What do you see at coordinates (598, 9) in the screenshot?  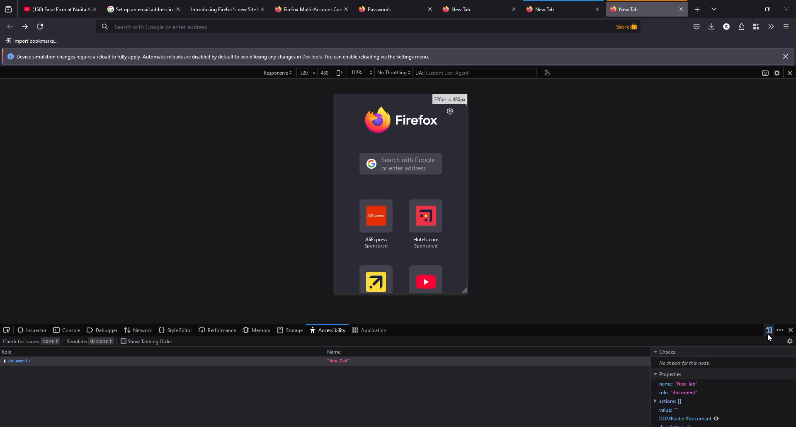 I see `close` at bounding box center [598, 9].